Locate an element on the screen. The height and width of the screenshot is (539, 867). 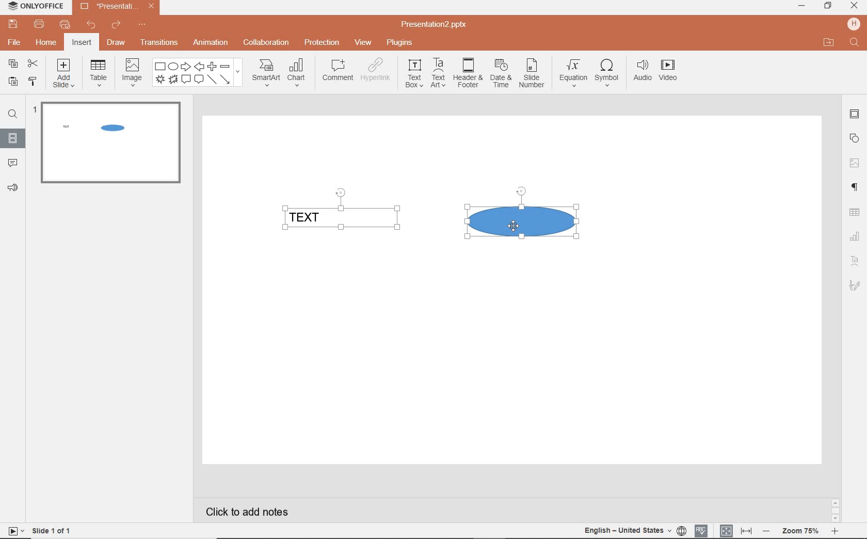
view is located at coordinates (361, 43).